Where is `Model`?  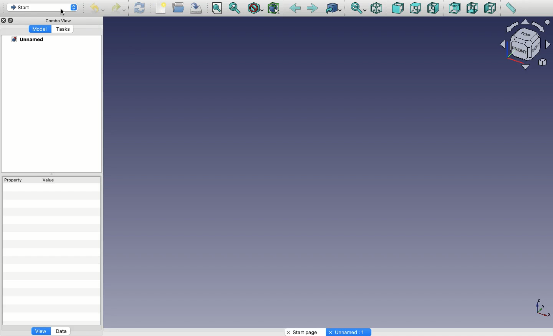 Model is located at coordinates (40, 29).